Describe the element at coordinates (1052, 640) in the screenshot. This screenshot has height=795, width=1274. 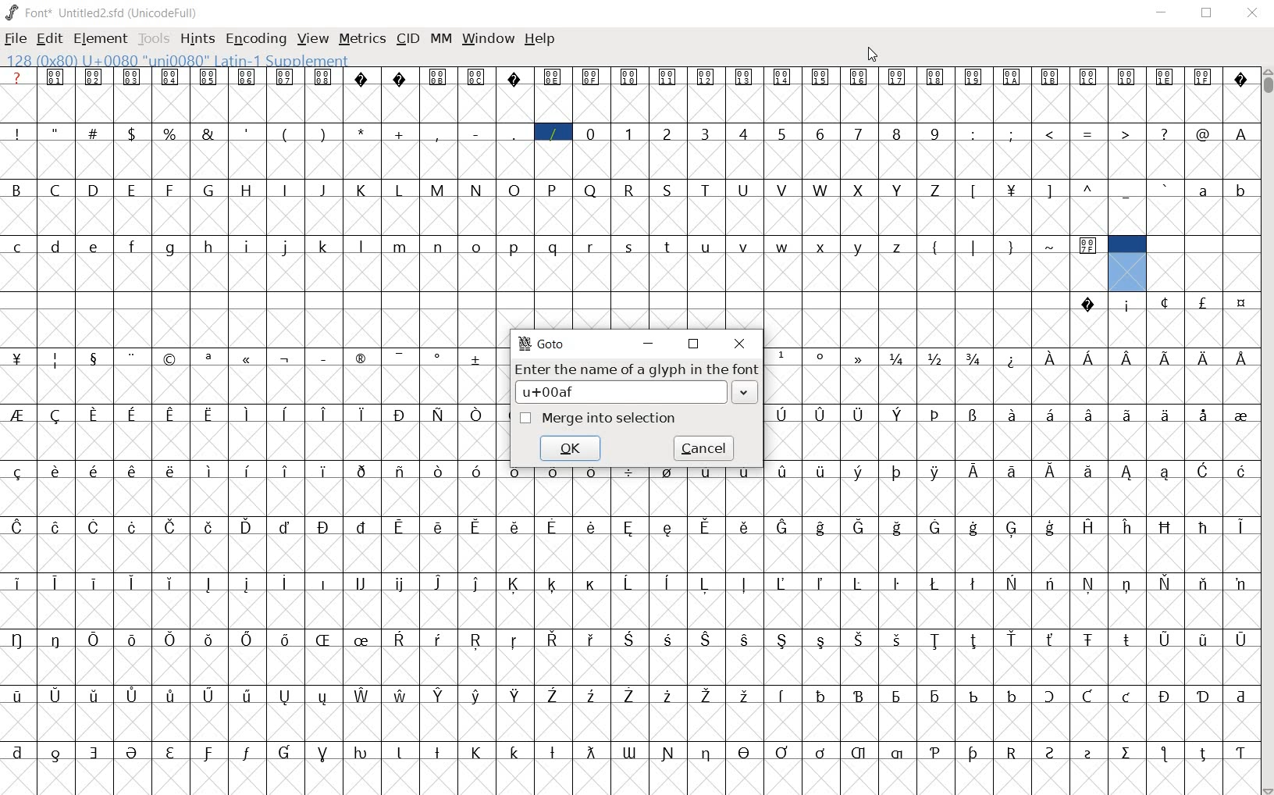
I see `Symbol` at that location.